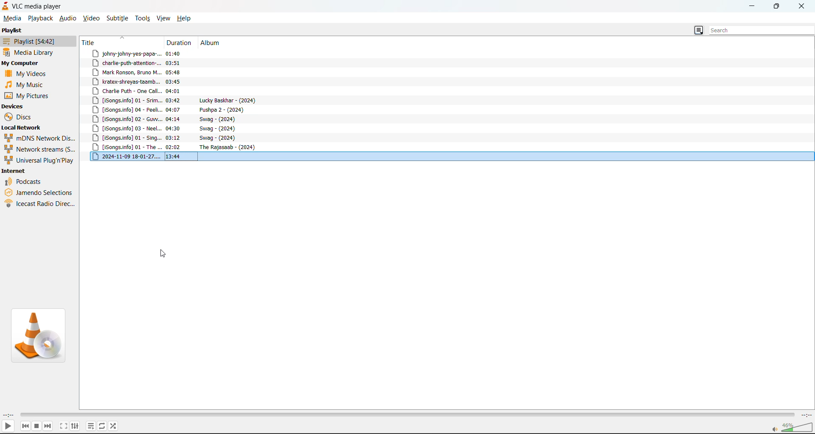 This screenshot has width=815, height=434. Describe the element at coordinates (39, 204) in the screenshot. I see `icecast` at that location.